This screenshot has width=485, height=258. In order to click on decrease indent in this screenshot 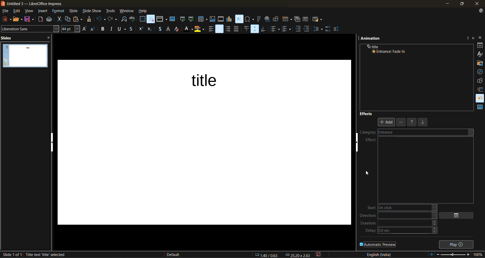, I will do `click(308, 28)`.